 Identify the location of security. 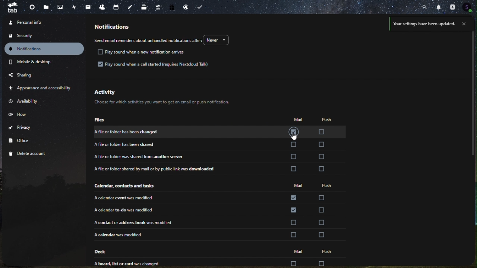
(35, 35).